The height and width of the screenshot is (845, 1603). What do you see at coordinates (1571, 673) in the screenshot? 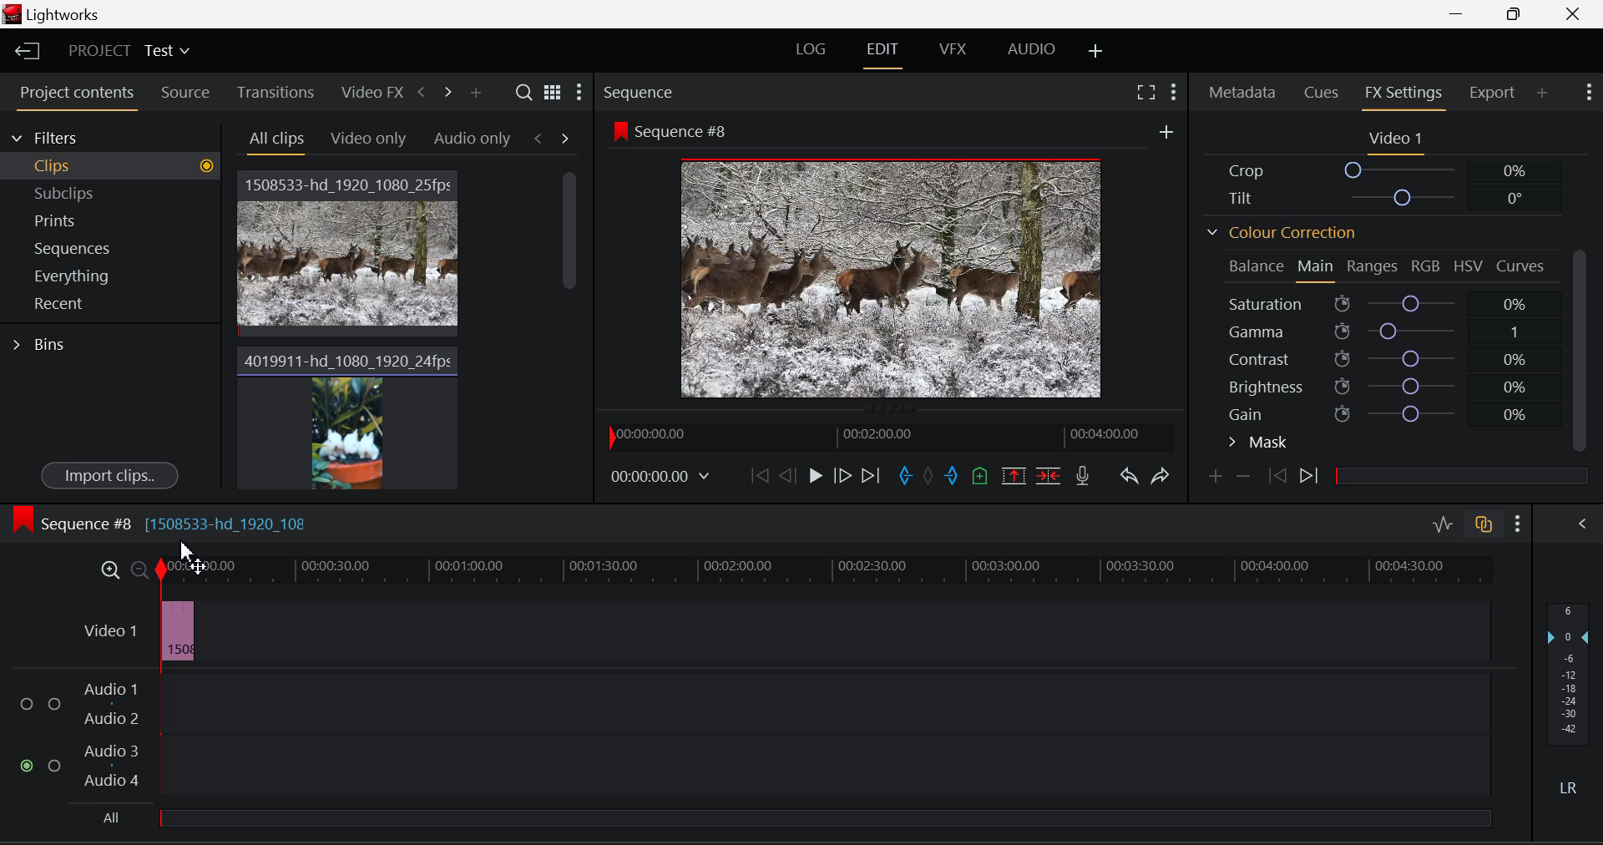
I see `Decibel Level` at bounding box center [1571, 673].